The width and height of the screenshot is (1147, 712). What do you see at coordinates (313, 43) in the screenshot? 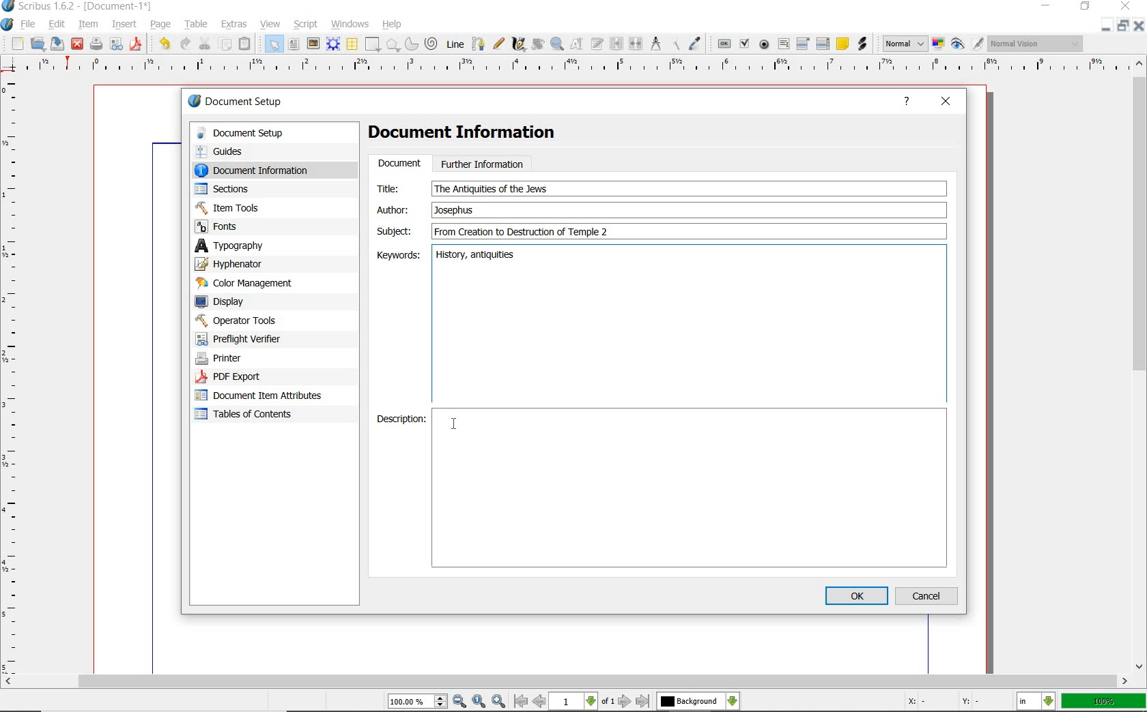
I see `image frame` at bounding box center [313, 43].